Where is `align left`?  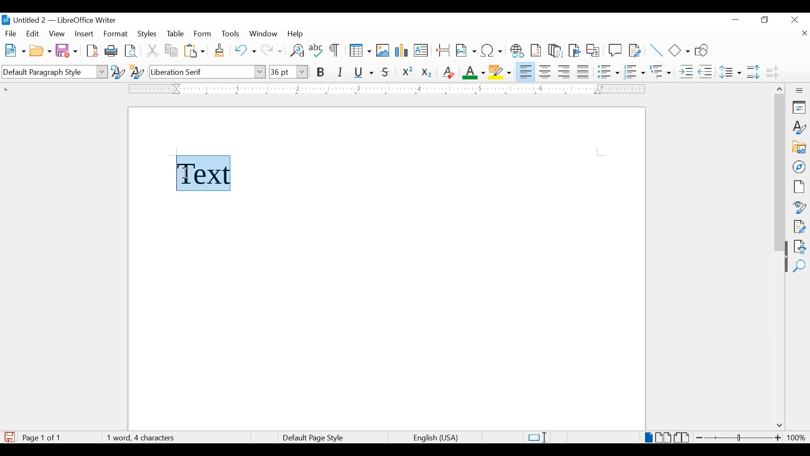
align left is located at coordinates (526, 71).